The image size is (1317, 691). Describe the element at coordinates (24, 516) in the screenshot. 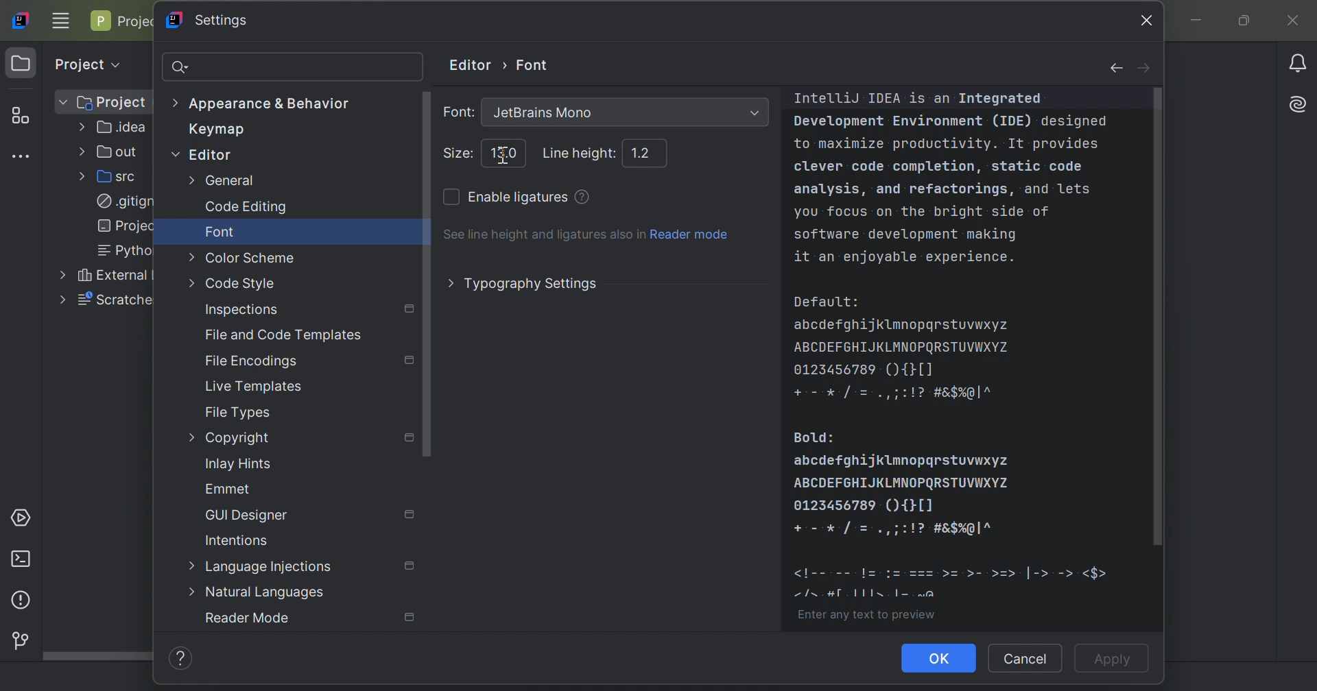

I see `Services` at that location.